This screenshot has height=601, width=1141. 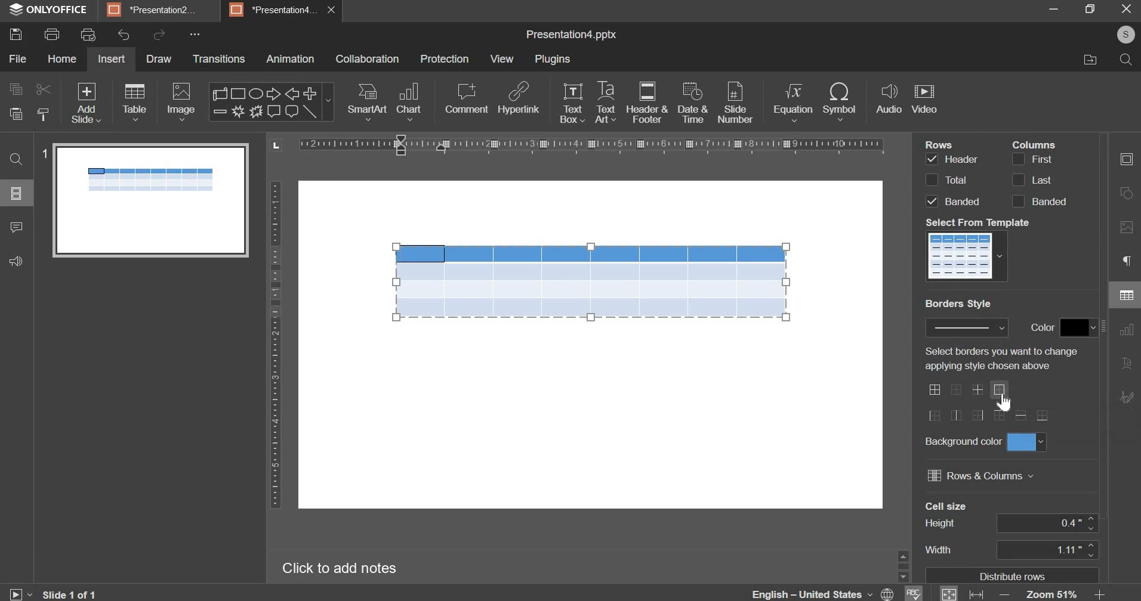 What do you see at coordinates (1126, 35) in the screenshot?
I see `s` at bounding box center [1126, 35].